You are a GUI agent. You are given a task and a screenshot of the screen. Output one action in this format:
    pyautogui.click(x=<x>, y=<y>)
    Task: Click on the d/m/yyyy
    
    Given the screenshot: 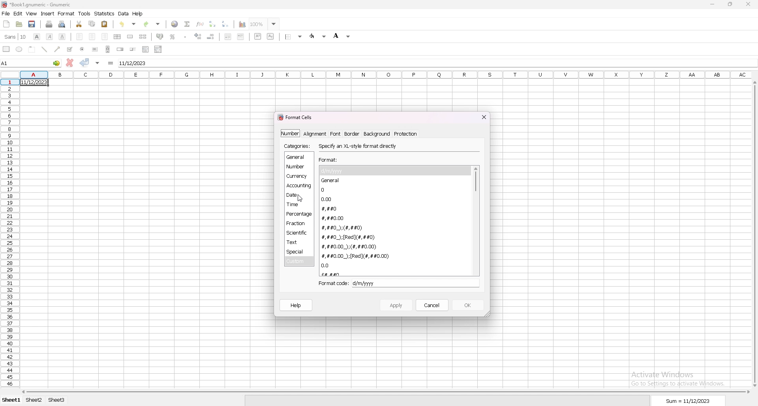 What is the action you would take?
    pyautogui.click(x=366, y=283)
    